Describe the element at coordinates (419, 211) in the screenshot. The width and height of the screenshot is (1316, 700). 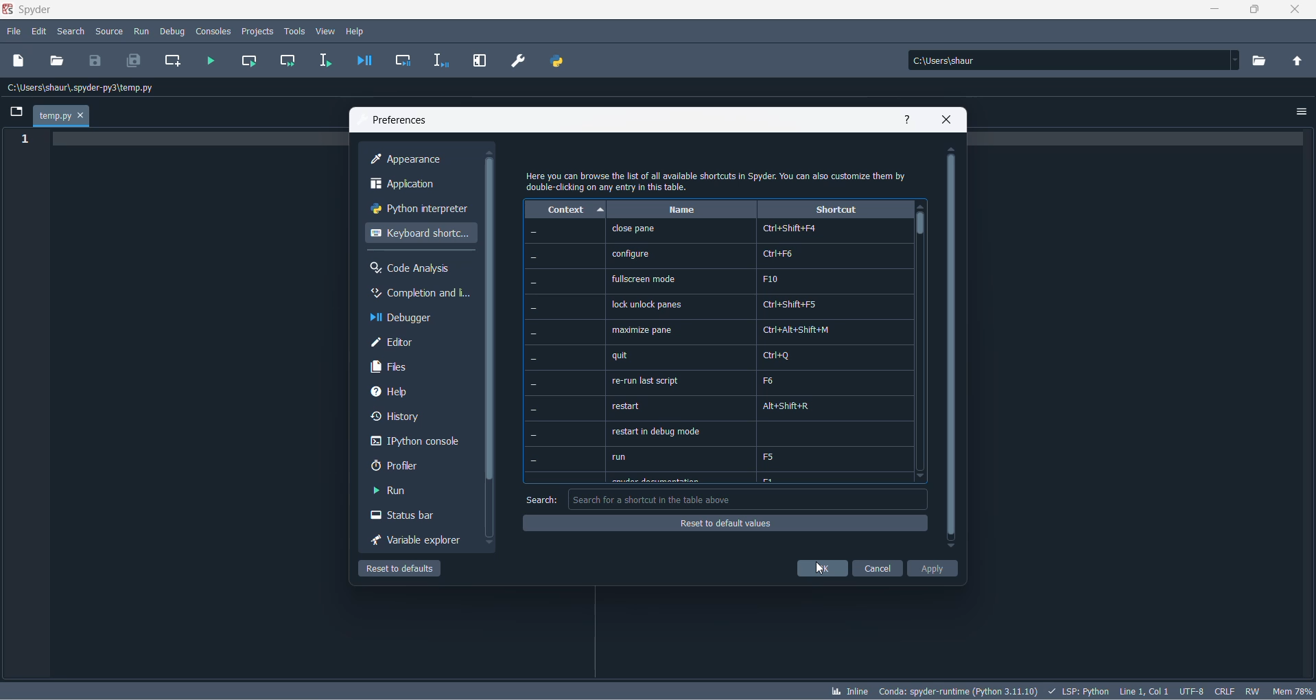
I see `python interpreter` at that location.